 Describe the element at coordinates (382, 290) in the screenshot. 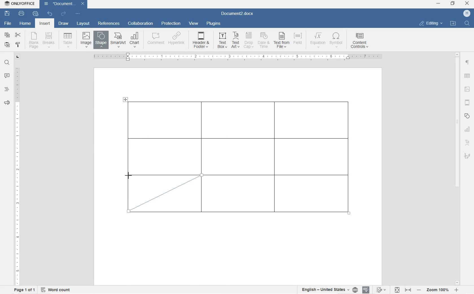

I see `track changes` at that location.